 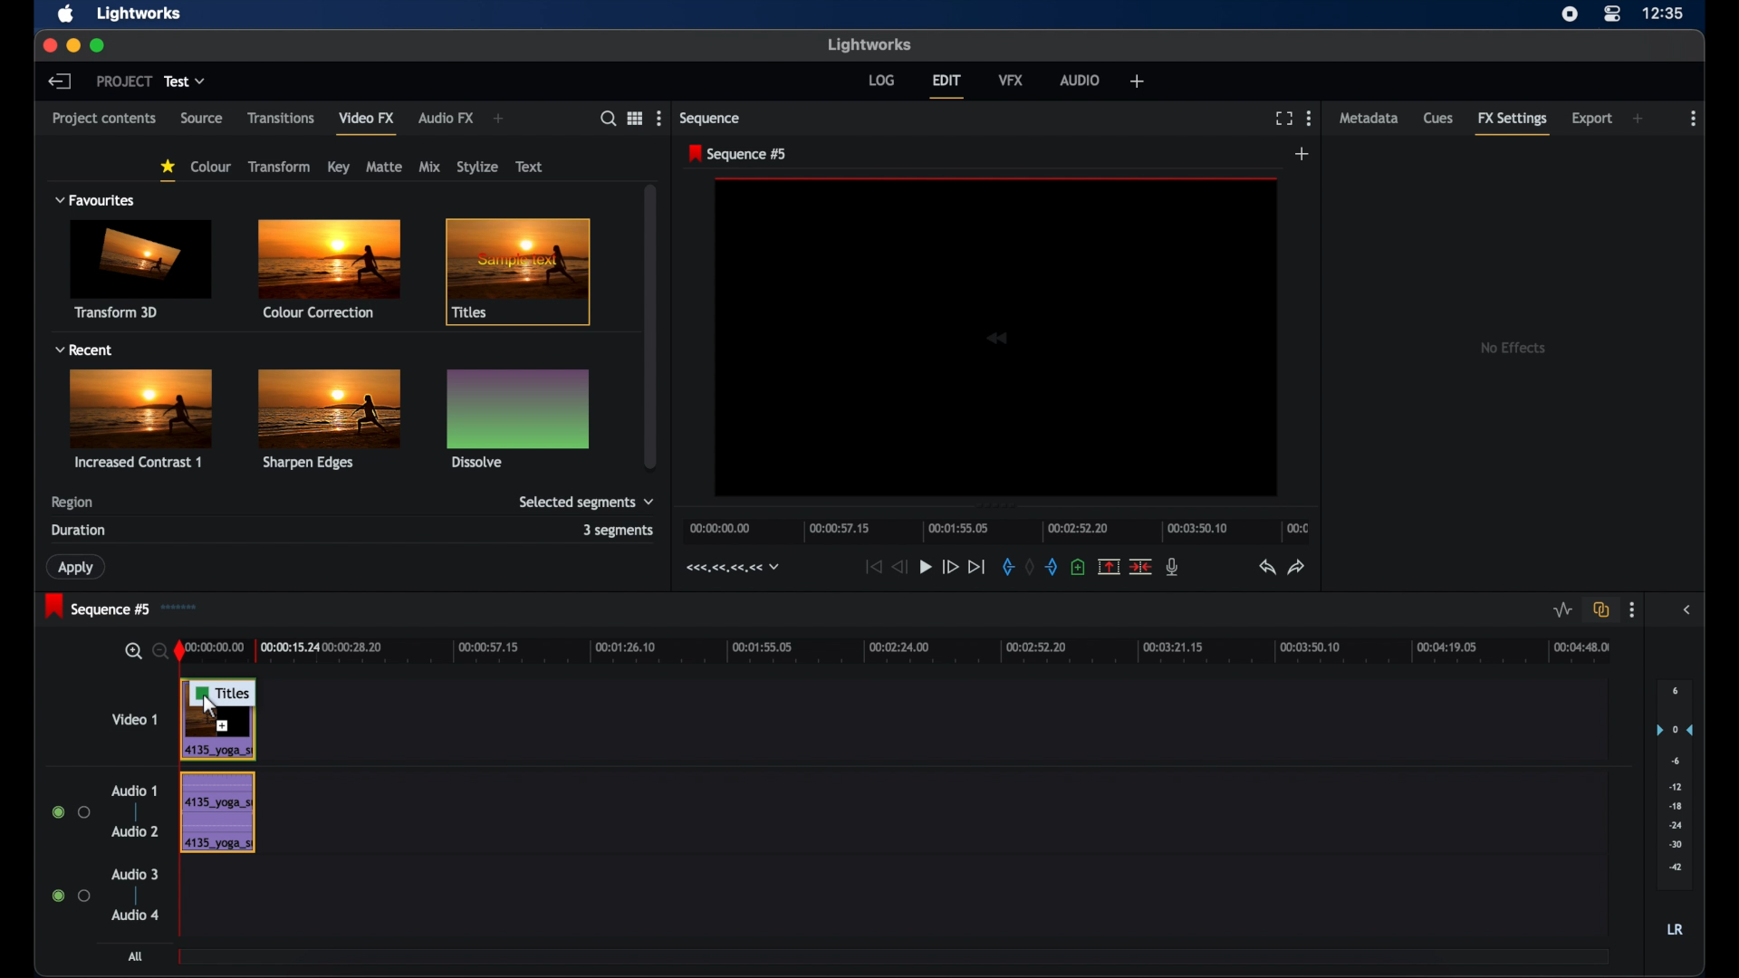 I want to click on duration, so click(x=80, y=530).